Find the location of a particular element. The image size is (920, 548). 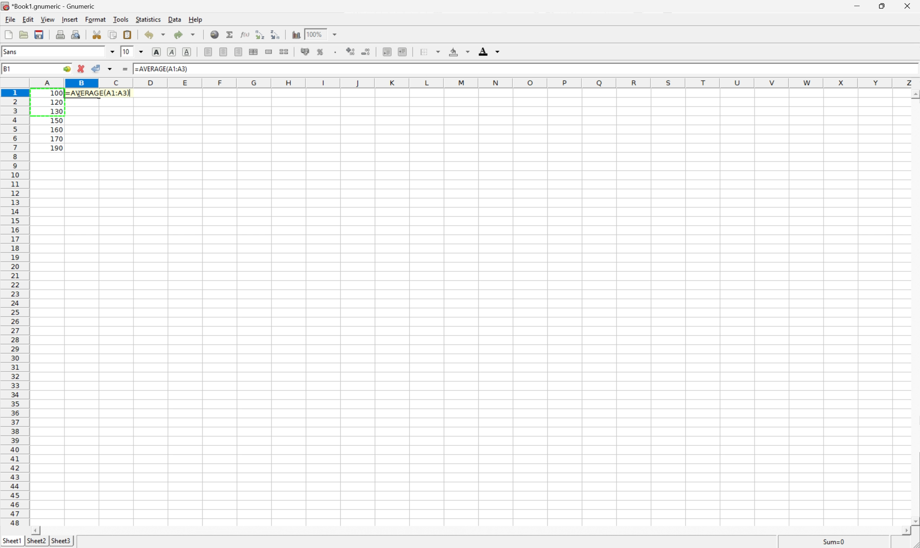

Edit is located at coordinates (30, 20).